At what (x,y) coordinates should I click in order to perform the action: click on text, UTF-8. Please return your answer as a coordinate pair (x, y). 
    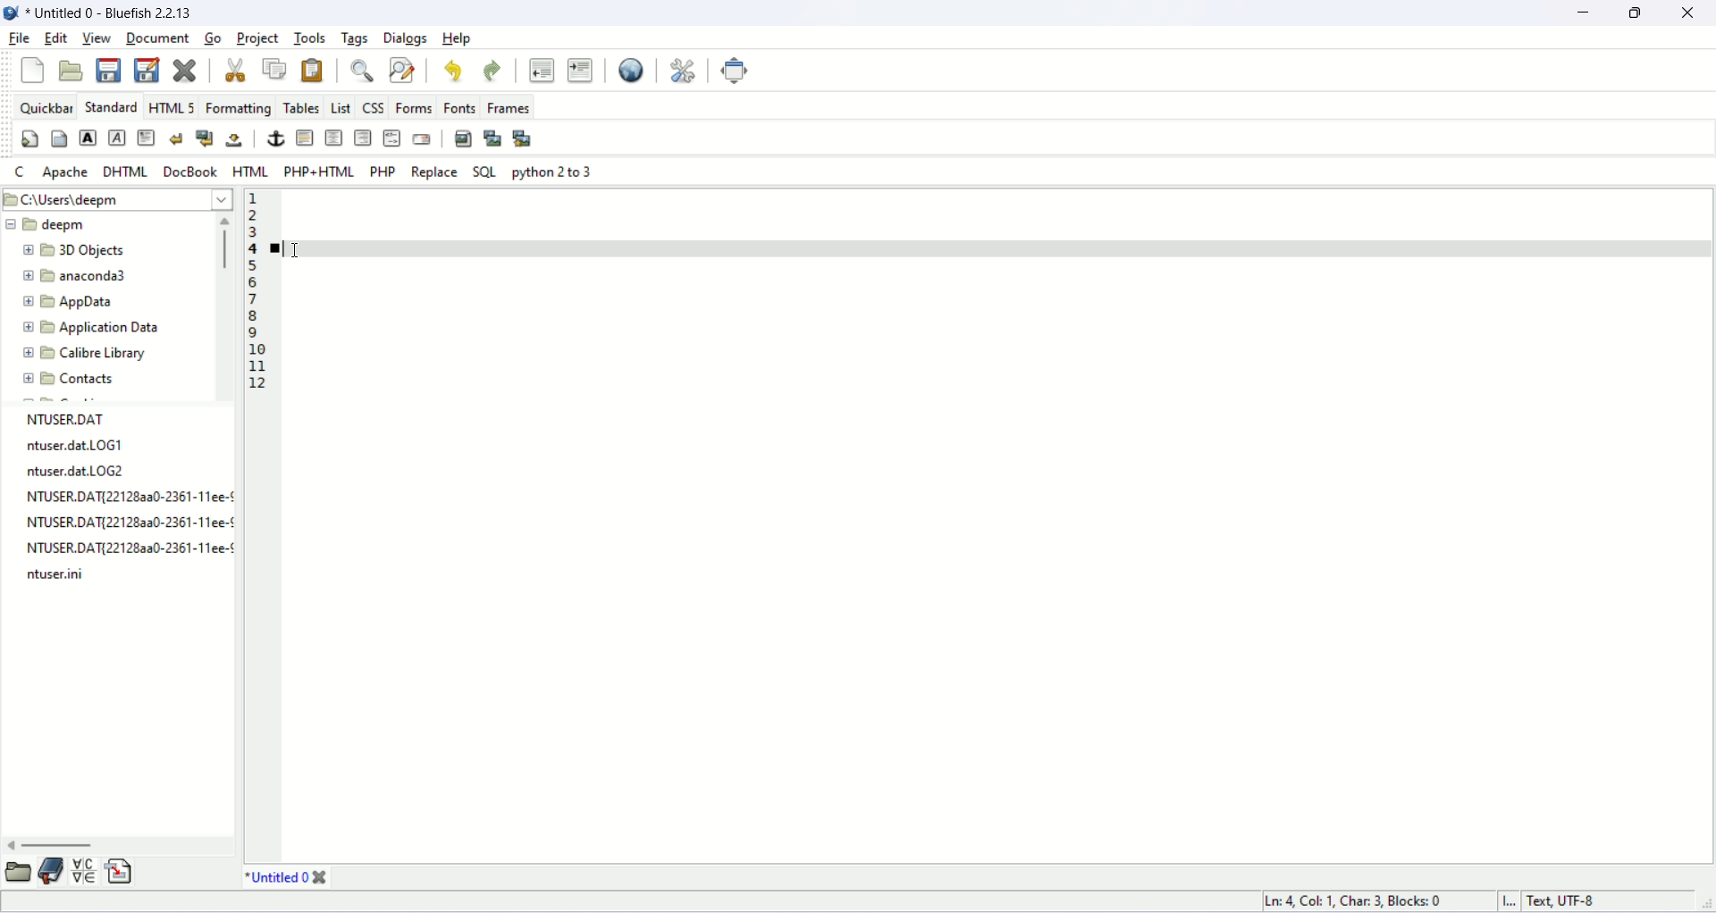
    Looking at the image, I should click on (1565, 902).